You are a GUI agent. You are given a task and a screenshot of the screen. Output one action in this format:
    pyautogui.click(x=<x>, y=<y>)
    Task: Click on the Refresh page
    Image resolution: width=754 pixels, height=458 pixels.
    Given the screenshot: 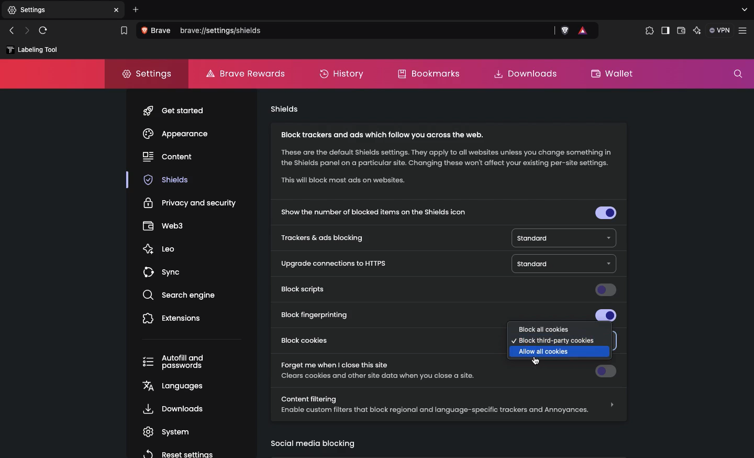 What is the action you would take?
    pyautogui.click(x=43, y=31)
    